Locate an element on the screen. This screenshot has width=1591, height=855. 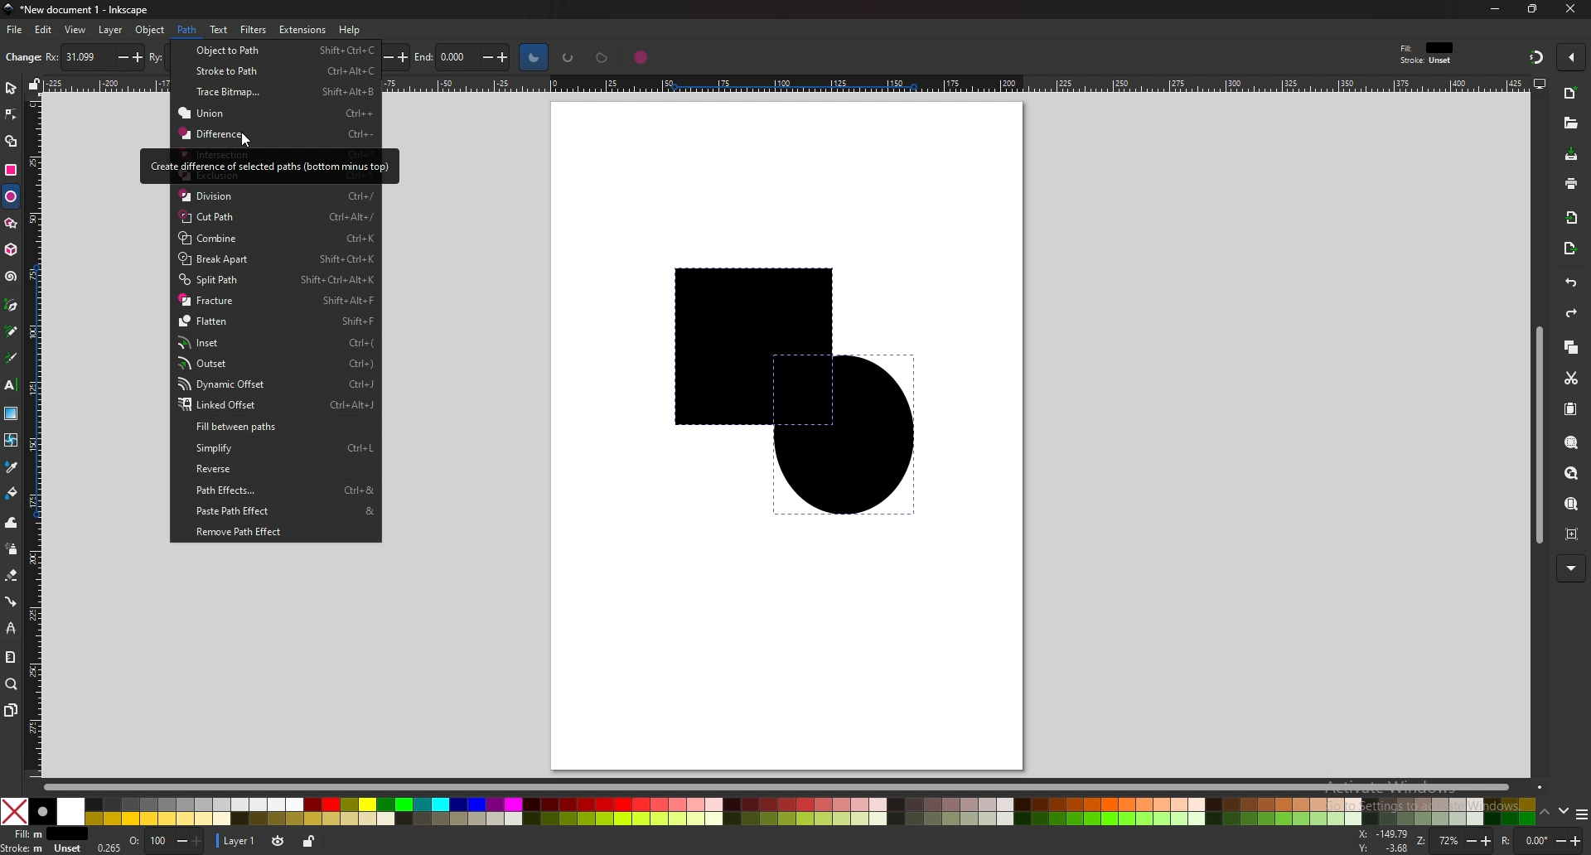
layer is located at coordinates (112, 31).